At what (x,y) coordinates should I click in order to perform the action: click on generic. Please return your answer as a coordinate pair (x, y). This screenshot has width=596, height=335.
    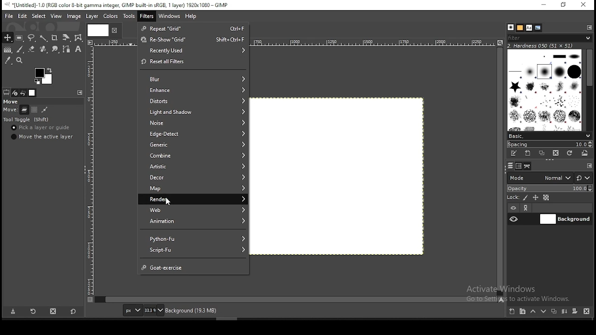
    Looking at the image, I should click on (194, 145).